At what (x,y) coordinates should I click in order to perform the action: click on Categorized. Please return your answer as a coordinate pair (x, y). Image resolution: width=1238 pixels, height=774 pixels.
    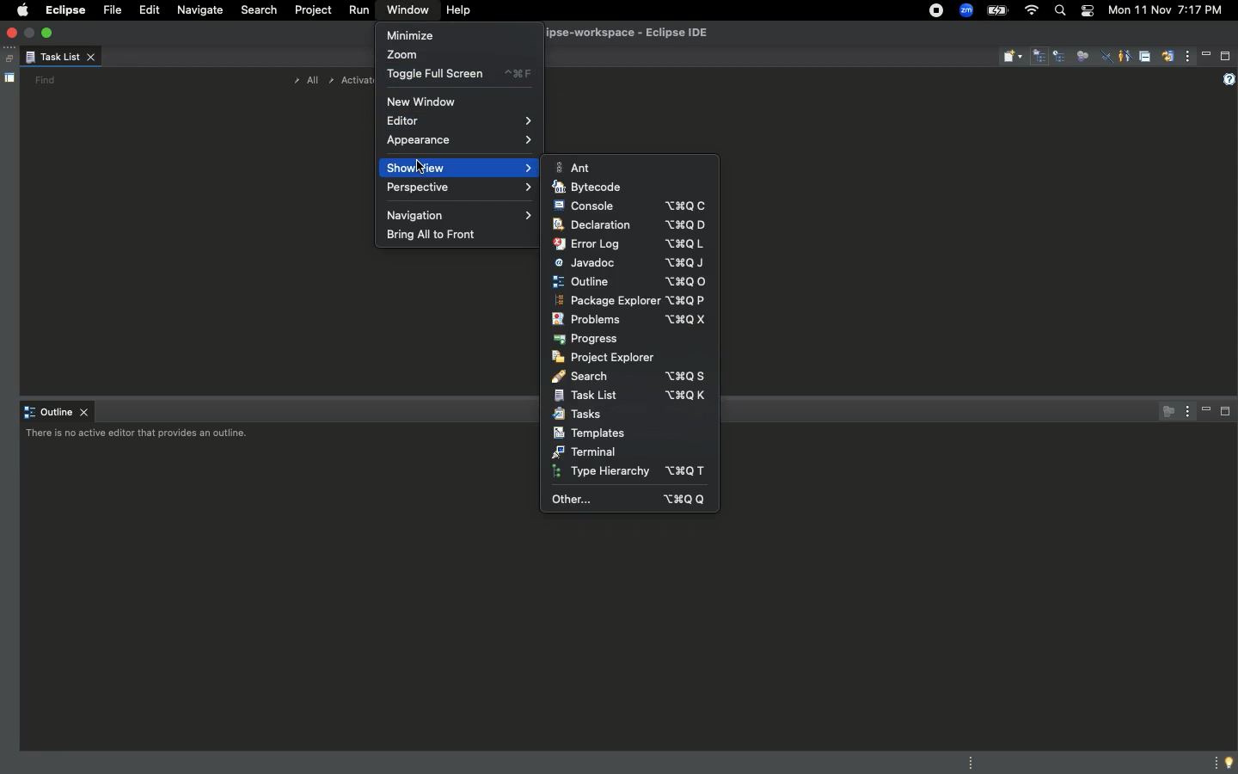
    Looking at the image, I should click on (1040, 58).